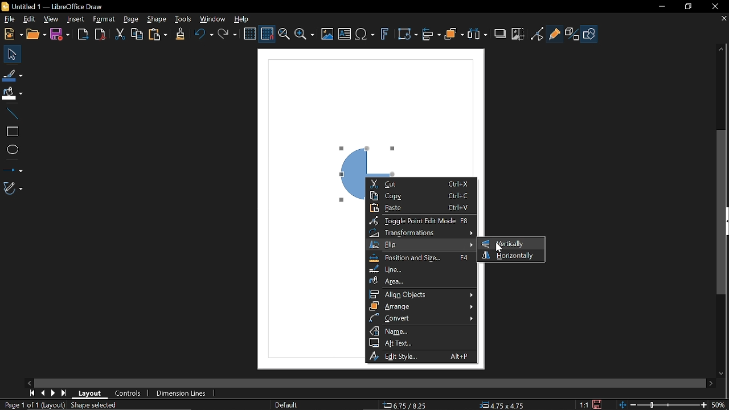 This screenshot has width=729, height=410. I want to click on Redo, so click(229, 35).